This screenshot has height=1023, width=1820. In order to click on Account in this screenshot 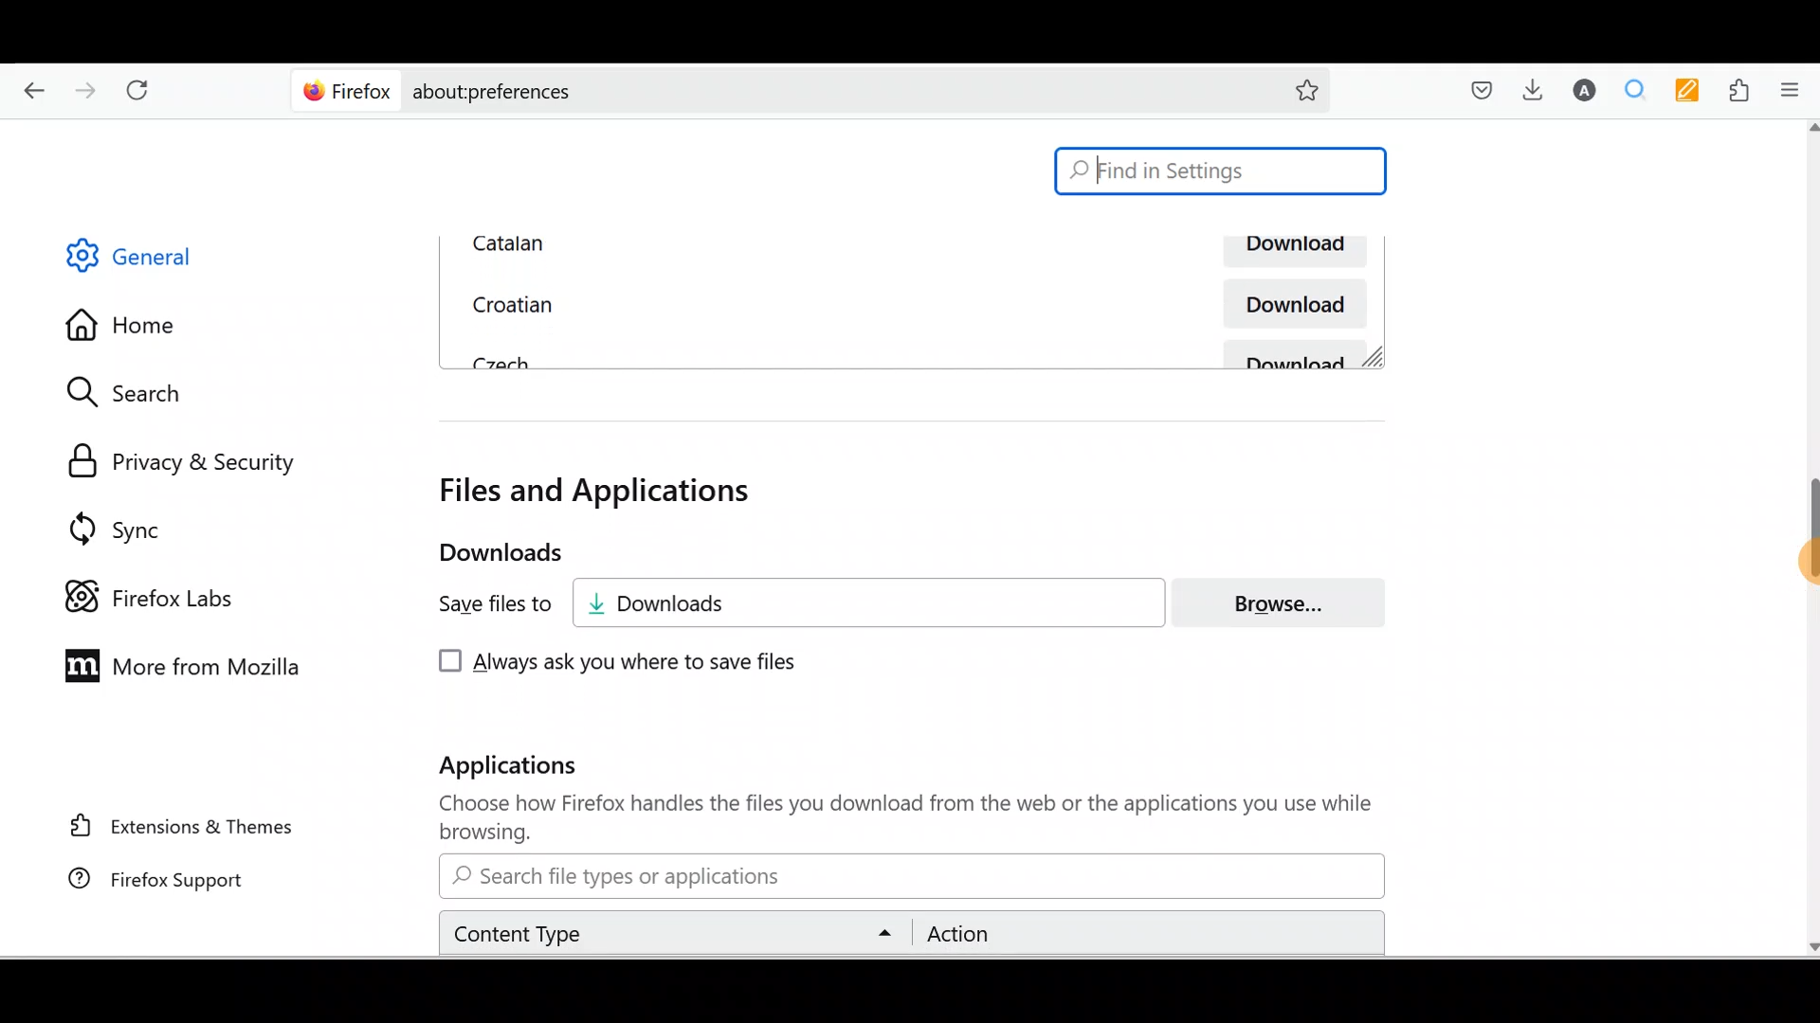, I will do `click(1587, 92)`.